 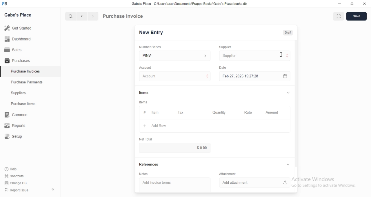 I want to click on Change DB, so click(x=16, y=183).